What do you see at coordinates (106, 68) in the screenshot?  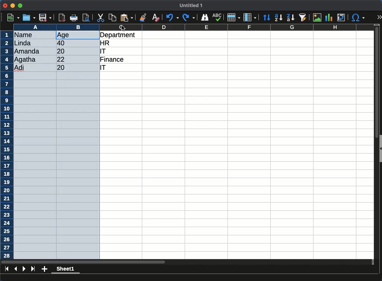 I see `it` at bounding box center [106, 68].